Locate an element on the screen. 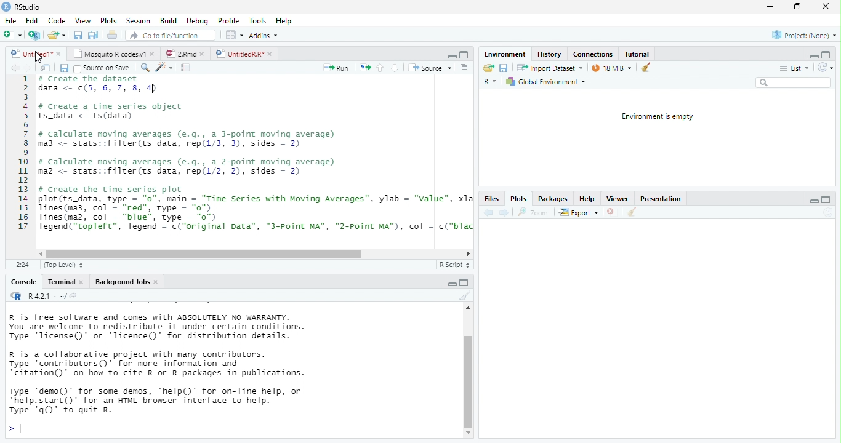  ‘Source is located at coordinates (431, 68).